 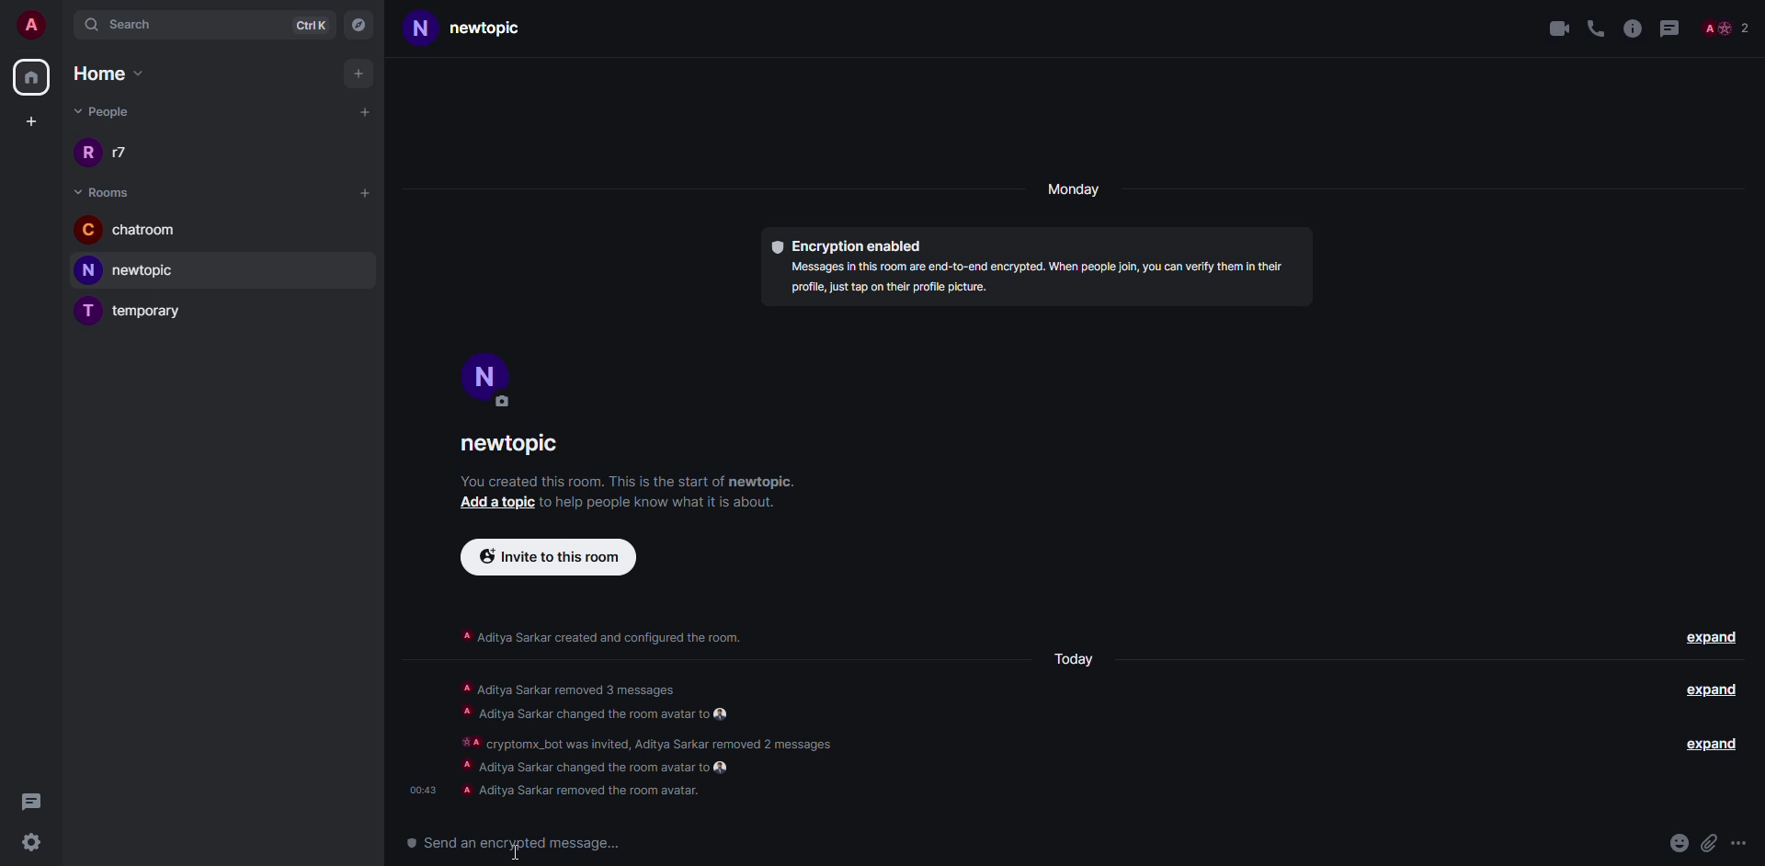 What do you see at coordinates (421, 784) in the screenshot?
I see `time` at bounding box center [421, 784].